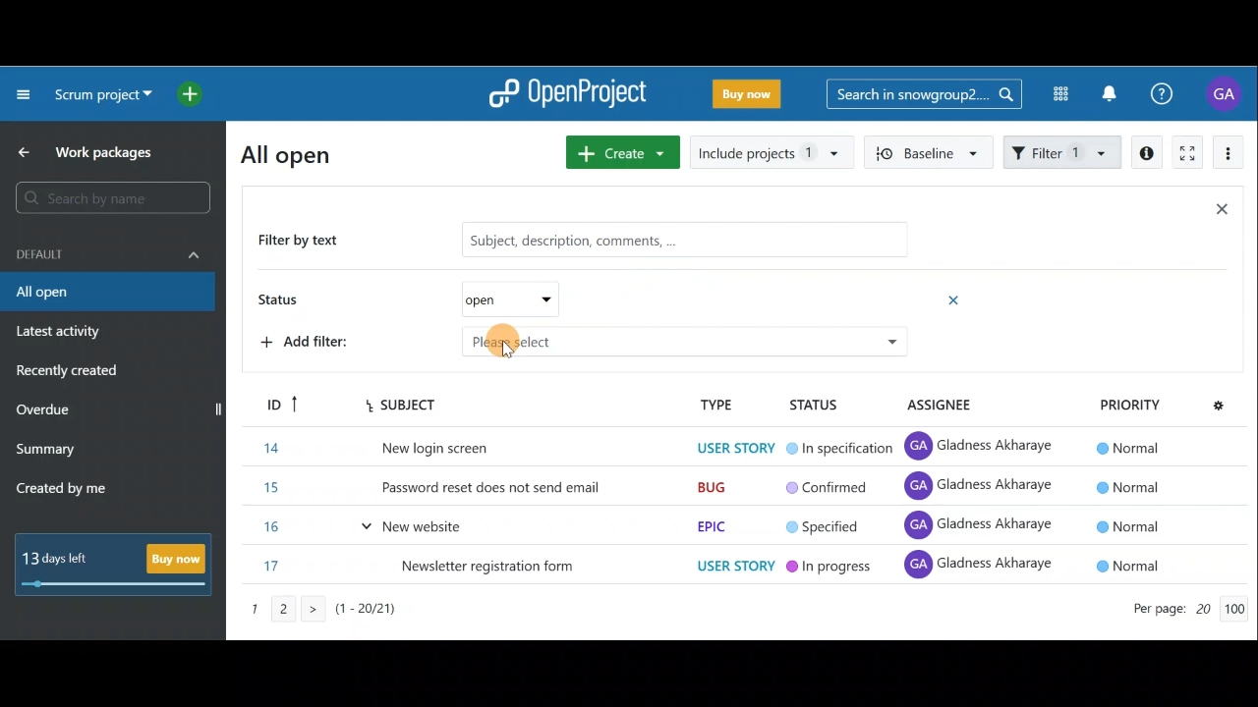  What do you see at coordinates (25, 93) in the screenshot?
I see `Collapse project menu` at bounding box center [25, 93].